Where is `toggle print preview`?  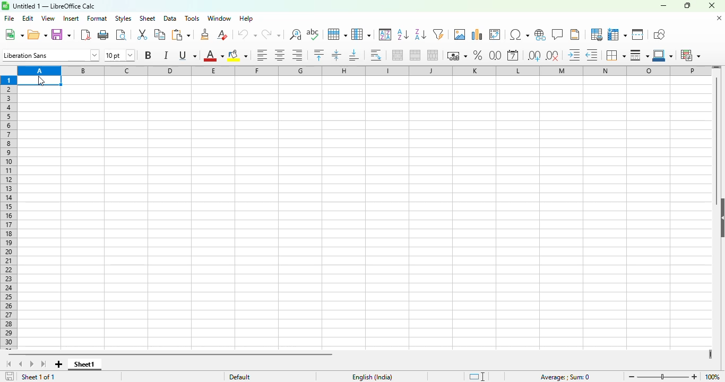 toggle print preview is located at coordinates (122, 35).